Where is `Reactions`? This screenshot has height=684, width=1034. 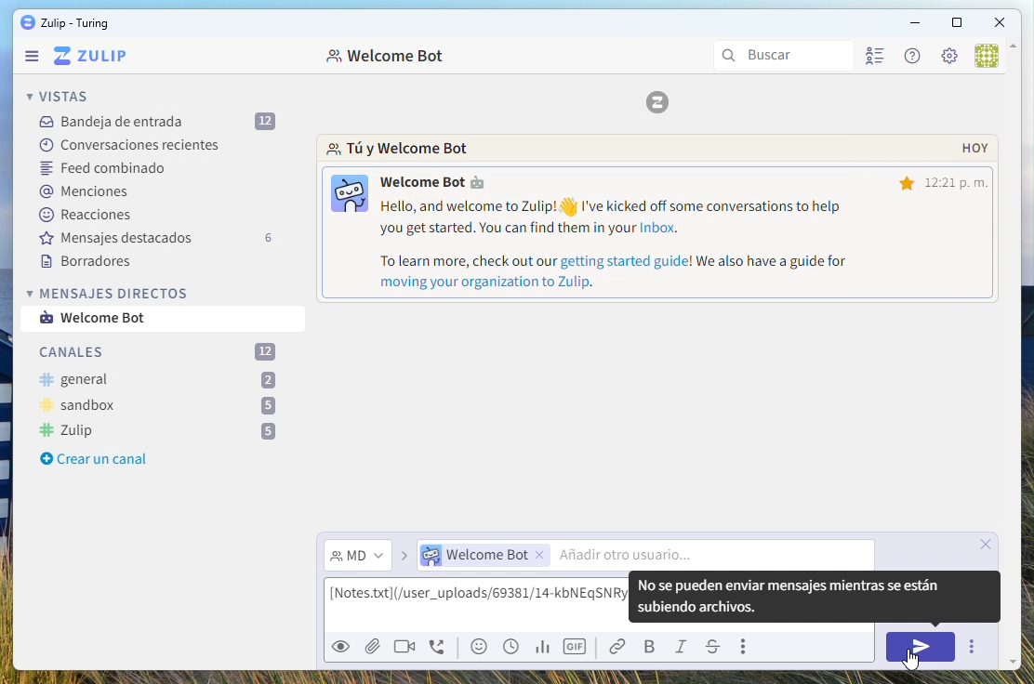 Reactions is located at coordinates (91, 214).